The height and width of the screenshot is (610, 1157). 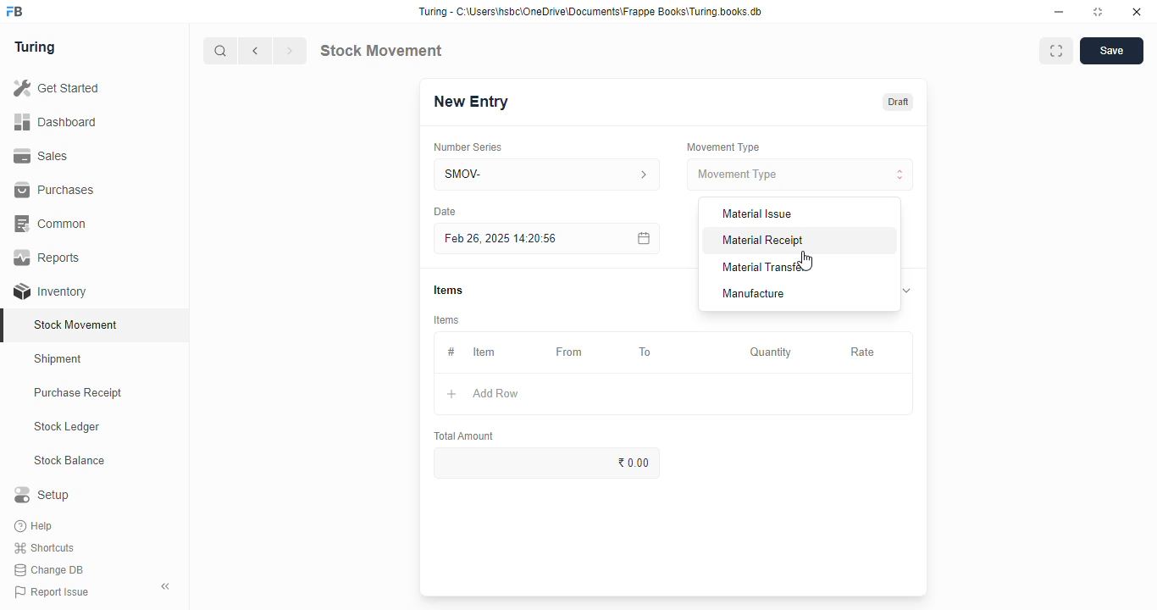 What do you see at coordinates (55, 123) in the screenshot?
I see `dashboard` at bounding box center [55, 123].